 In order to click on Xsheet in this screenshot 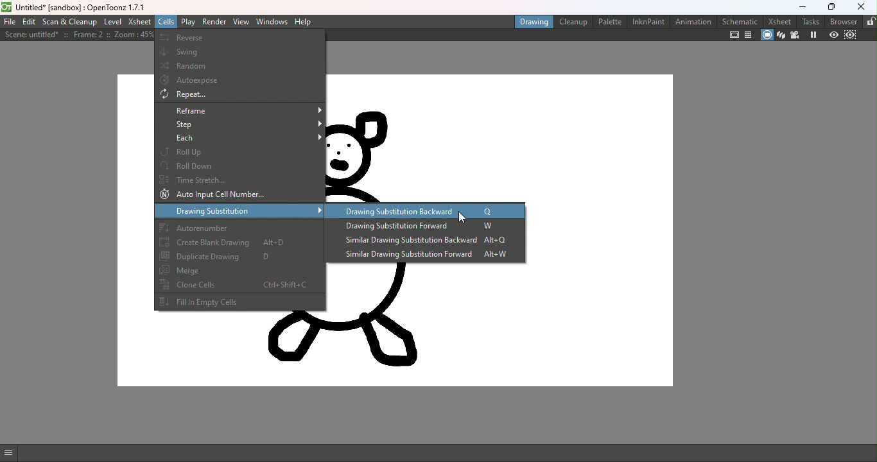, I will do `click(779, 21)`.